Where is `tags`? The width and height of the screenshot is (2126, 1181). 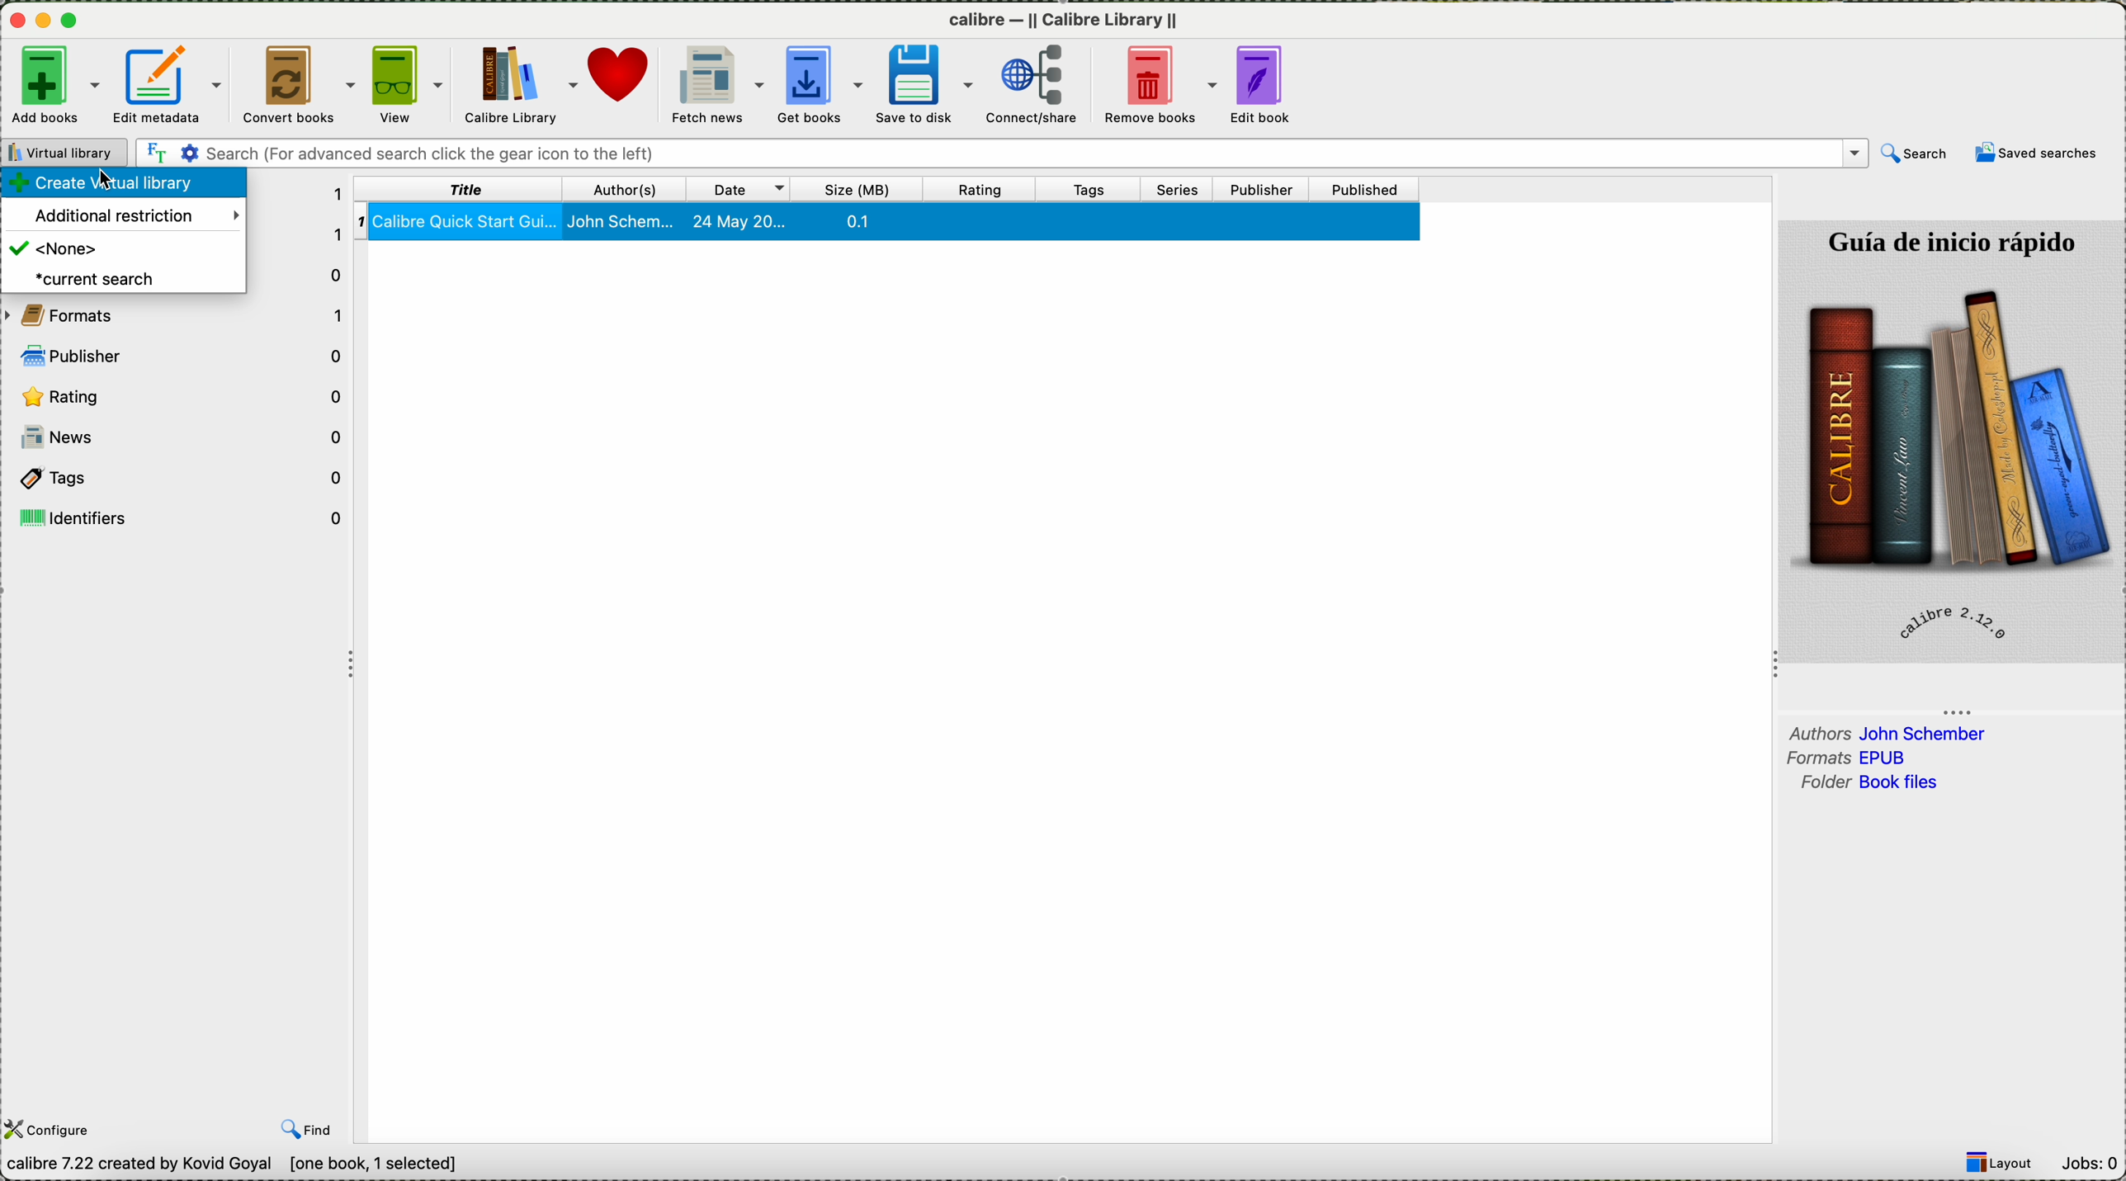 tags is located at coordinates (1100, 189).